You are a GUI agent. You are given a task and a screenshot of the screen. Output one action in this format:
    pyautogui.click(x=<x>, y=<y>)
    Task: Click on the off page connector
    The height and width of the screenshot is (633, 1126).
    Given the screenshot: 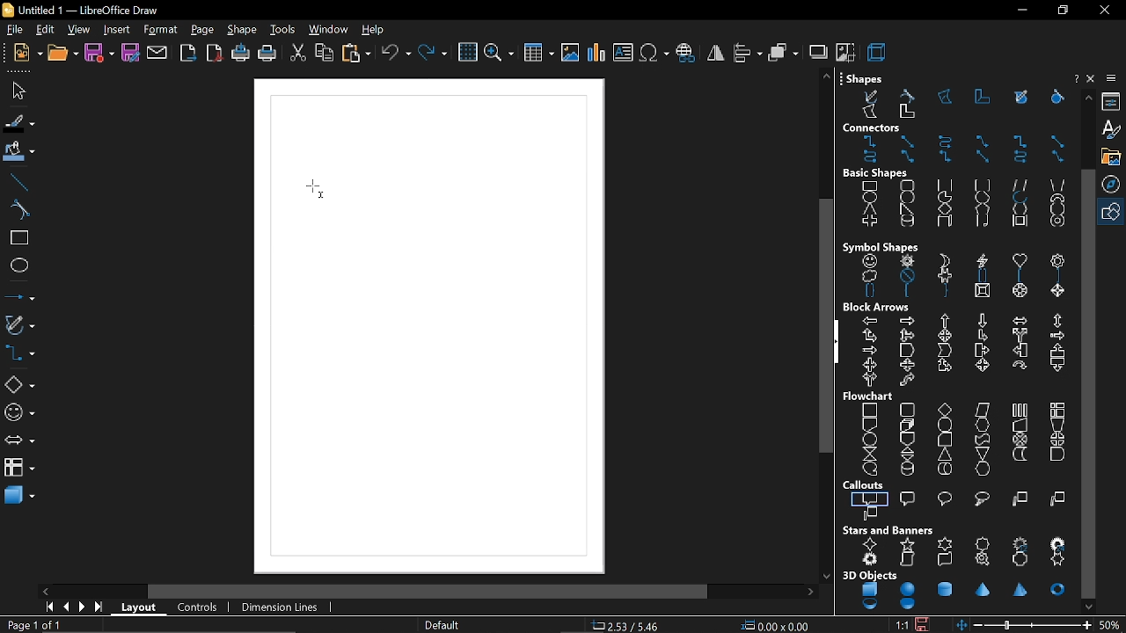 What is the action you would take?
    pyautogui.click(x=905, y=439)
    